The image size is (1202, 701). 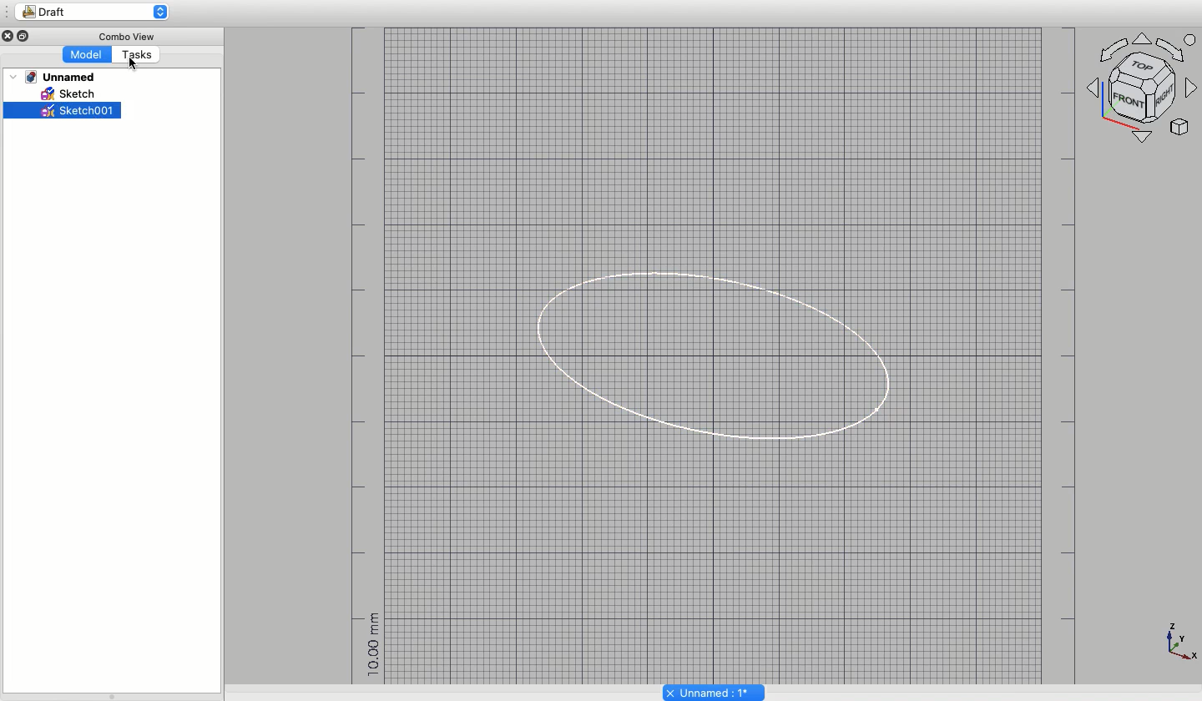 I want to click on Sketch001, so click(x=62, y=113).